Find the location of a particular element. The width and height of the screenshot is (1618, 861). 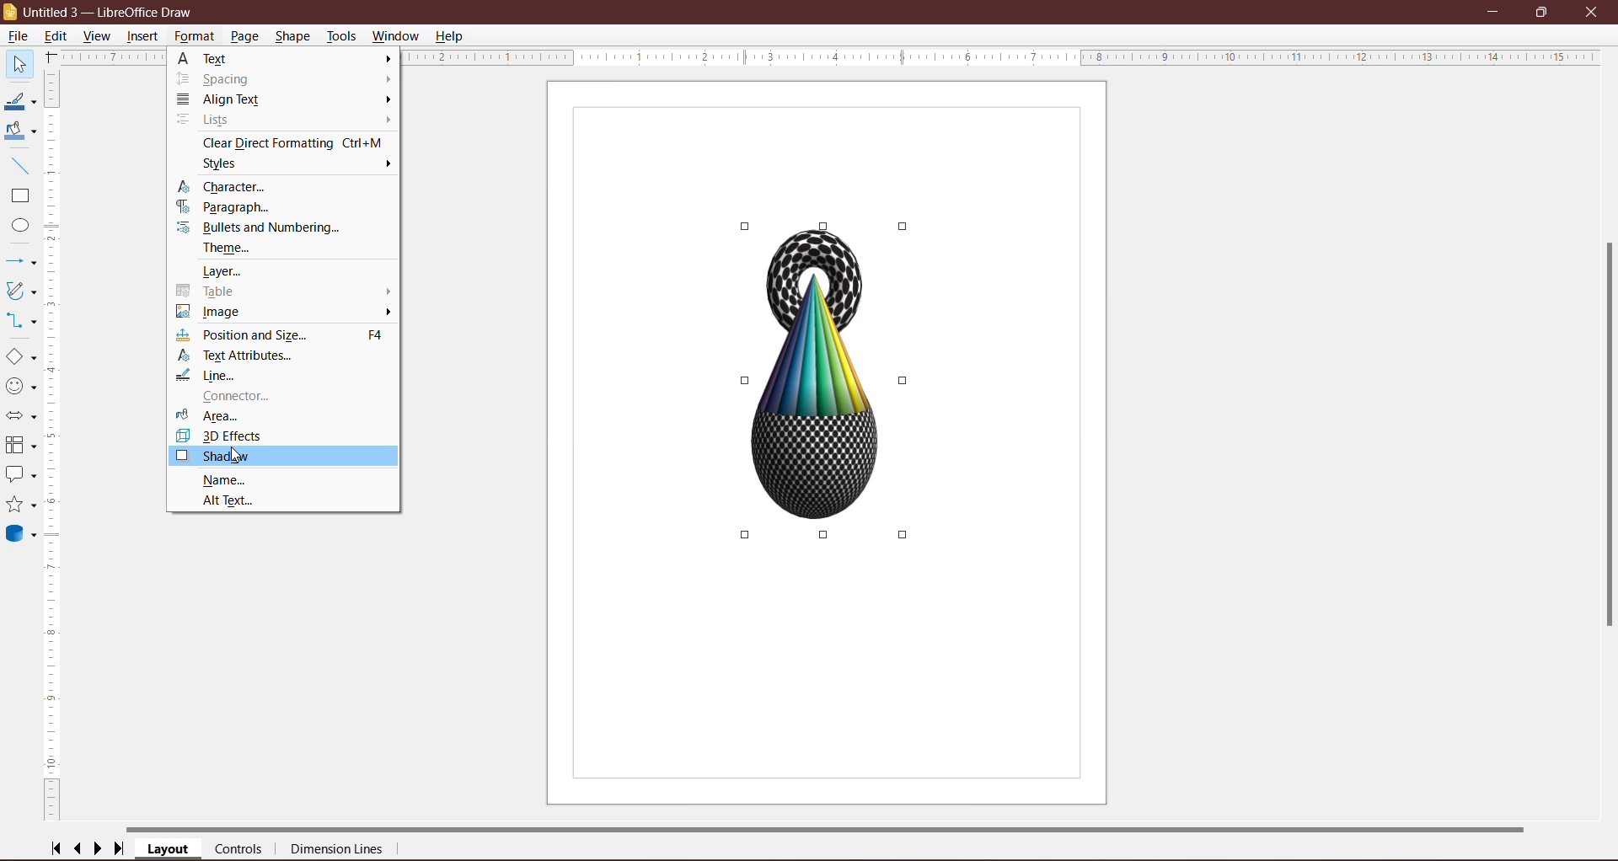

Tools is located at coordinates (342, 35).